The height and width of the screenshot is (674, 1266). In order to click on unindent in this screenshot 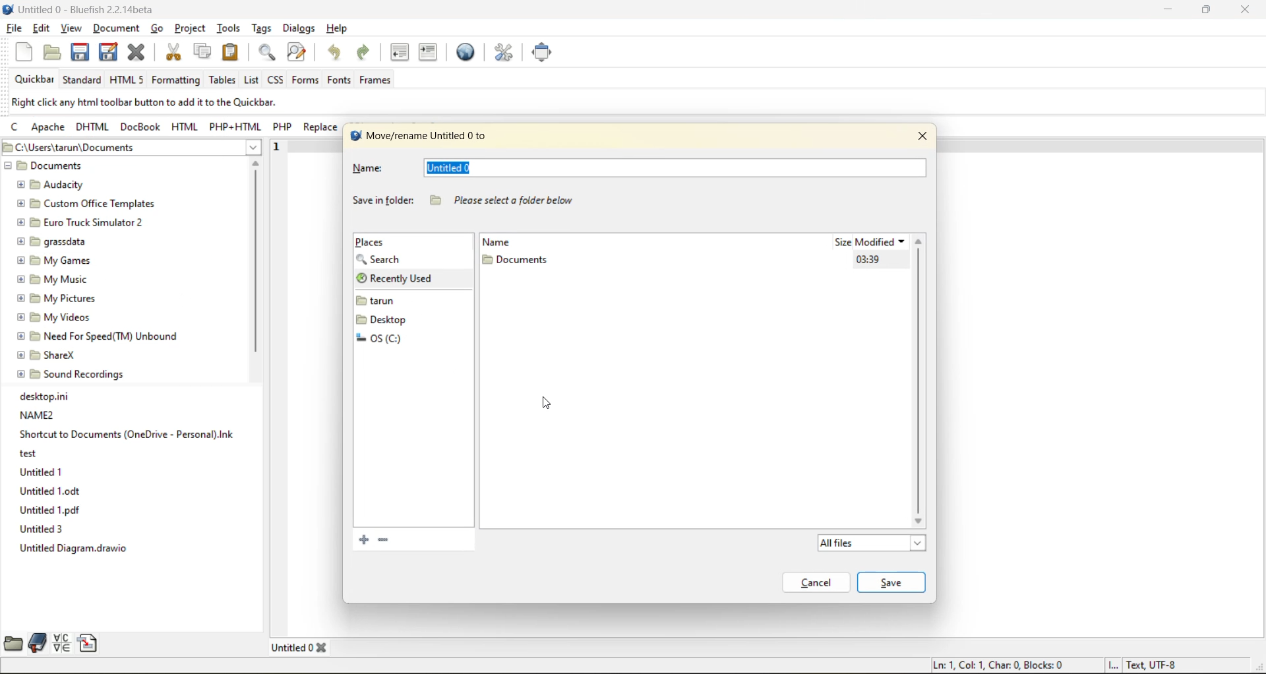, I will do `click(402, 52)`.